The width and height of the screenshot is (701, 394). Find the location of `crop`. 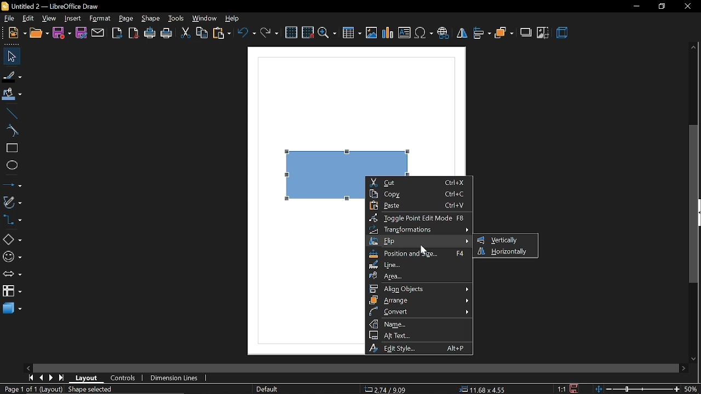

crop is located at coordinates (542, 33).